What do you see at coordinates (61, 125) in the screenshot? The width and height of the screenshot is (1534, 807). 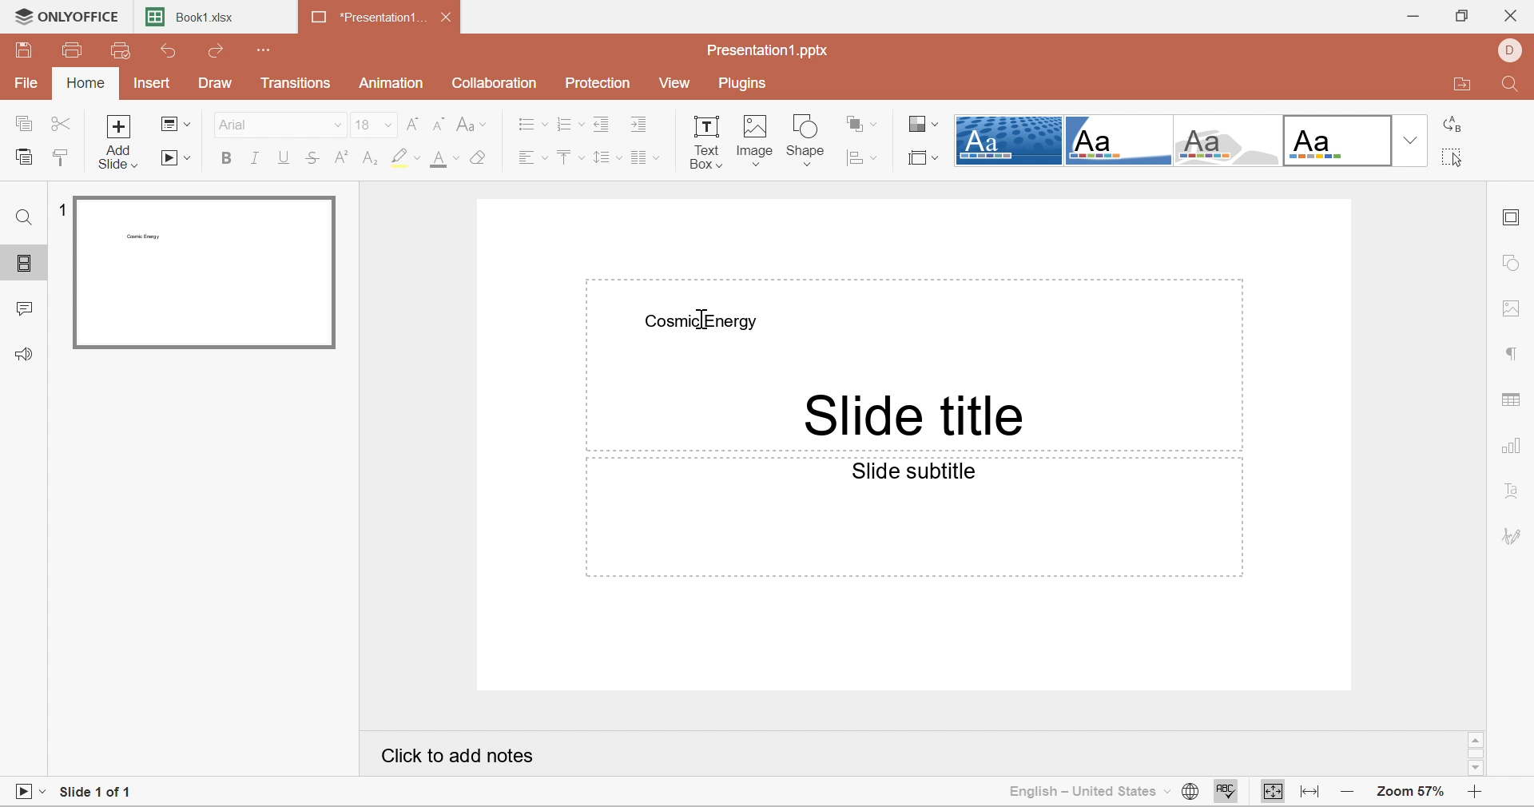 I see `Cut` at bounding box center [61, 125].